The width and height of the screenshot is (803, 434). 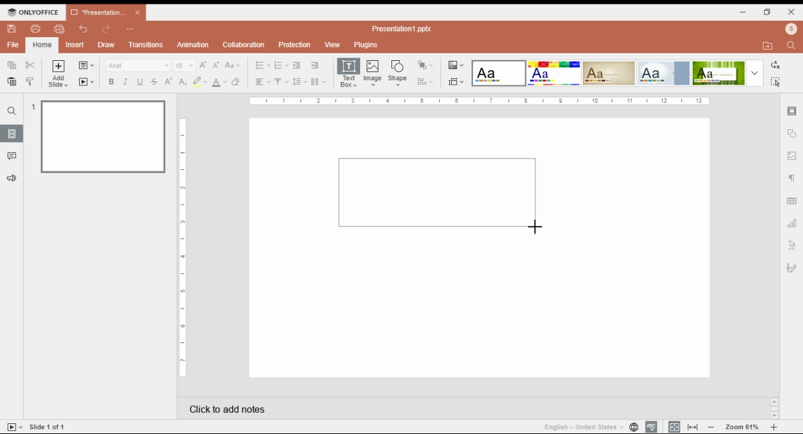 What do you see at coordinates (499, 73) in the screenshot?
I see `color theme` at bounding box center [499, 73].